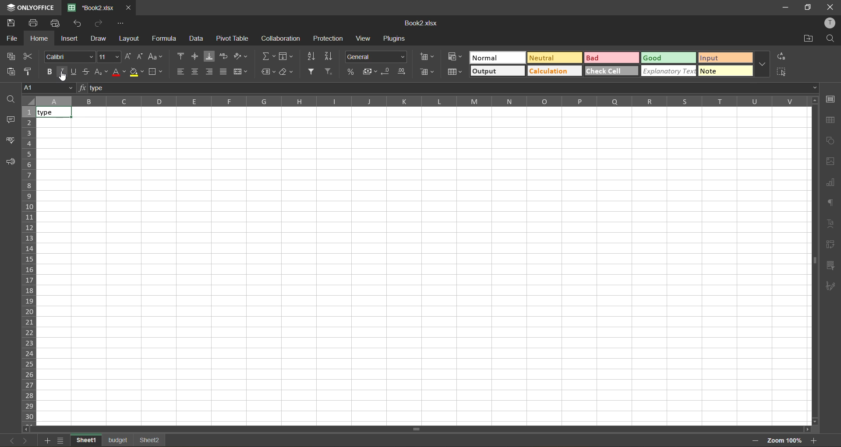  What do you see at coordinates (554, 70) in the screenshot?
I see `calculation` at bounding box center [554, 70].